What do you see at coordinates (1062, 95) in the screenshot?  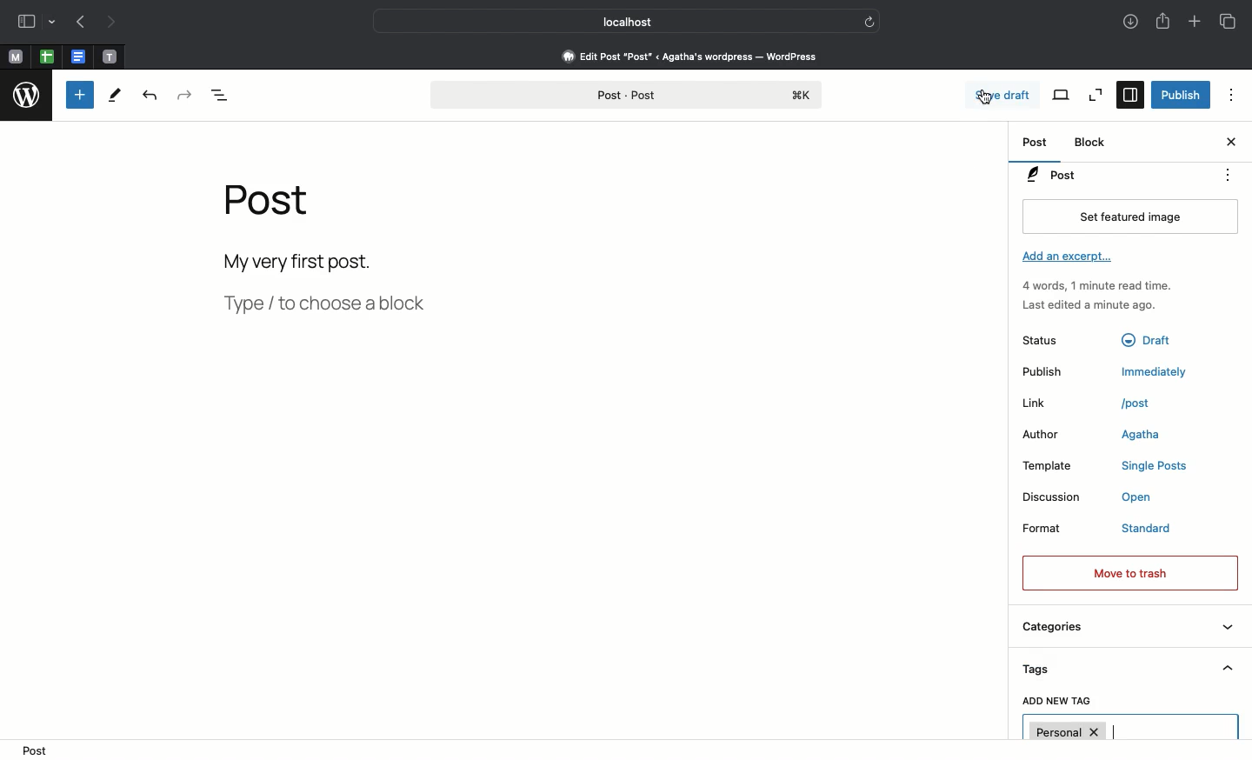 I see `View` at bounding box center [1062, 95].